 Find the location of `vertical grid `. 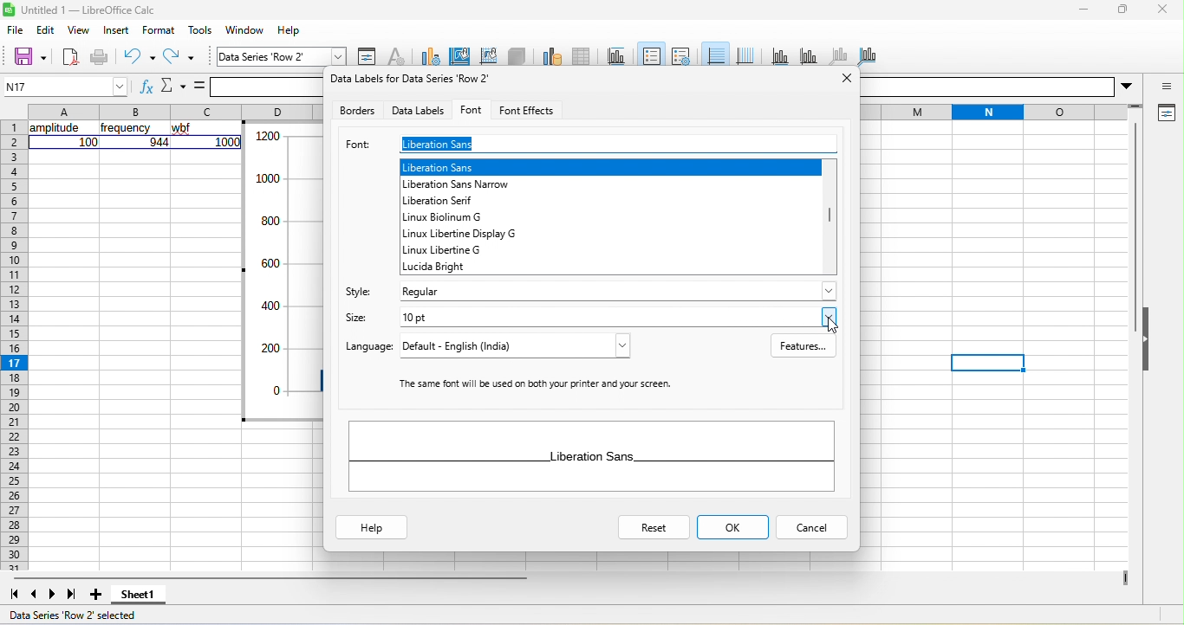

vertical grid  is located at coordinates (749, 51).